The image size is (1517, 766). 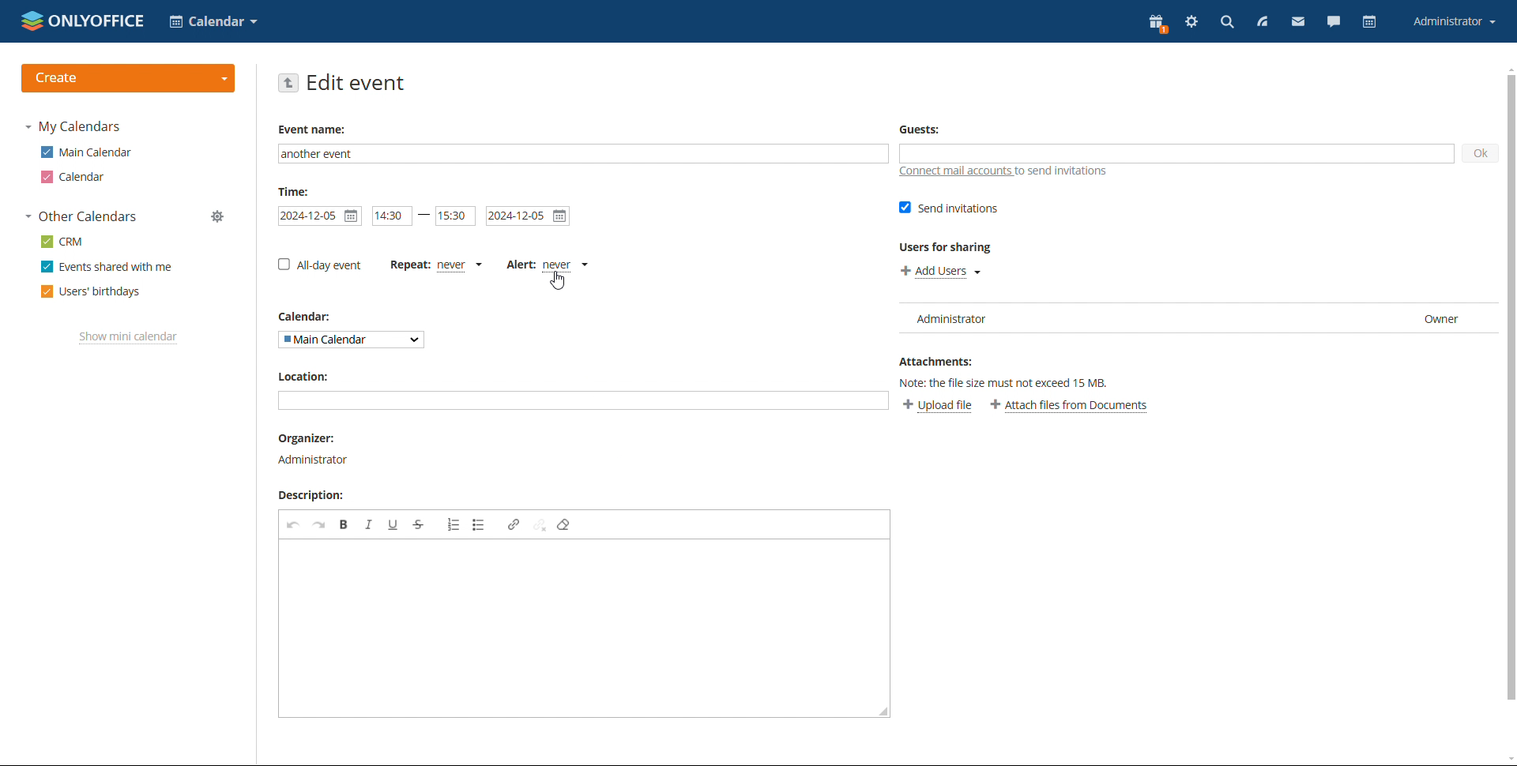 What do you see at coordinates (319, 216) in the screenshot?
I see `start date` at bounding box center [319, 216].